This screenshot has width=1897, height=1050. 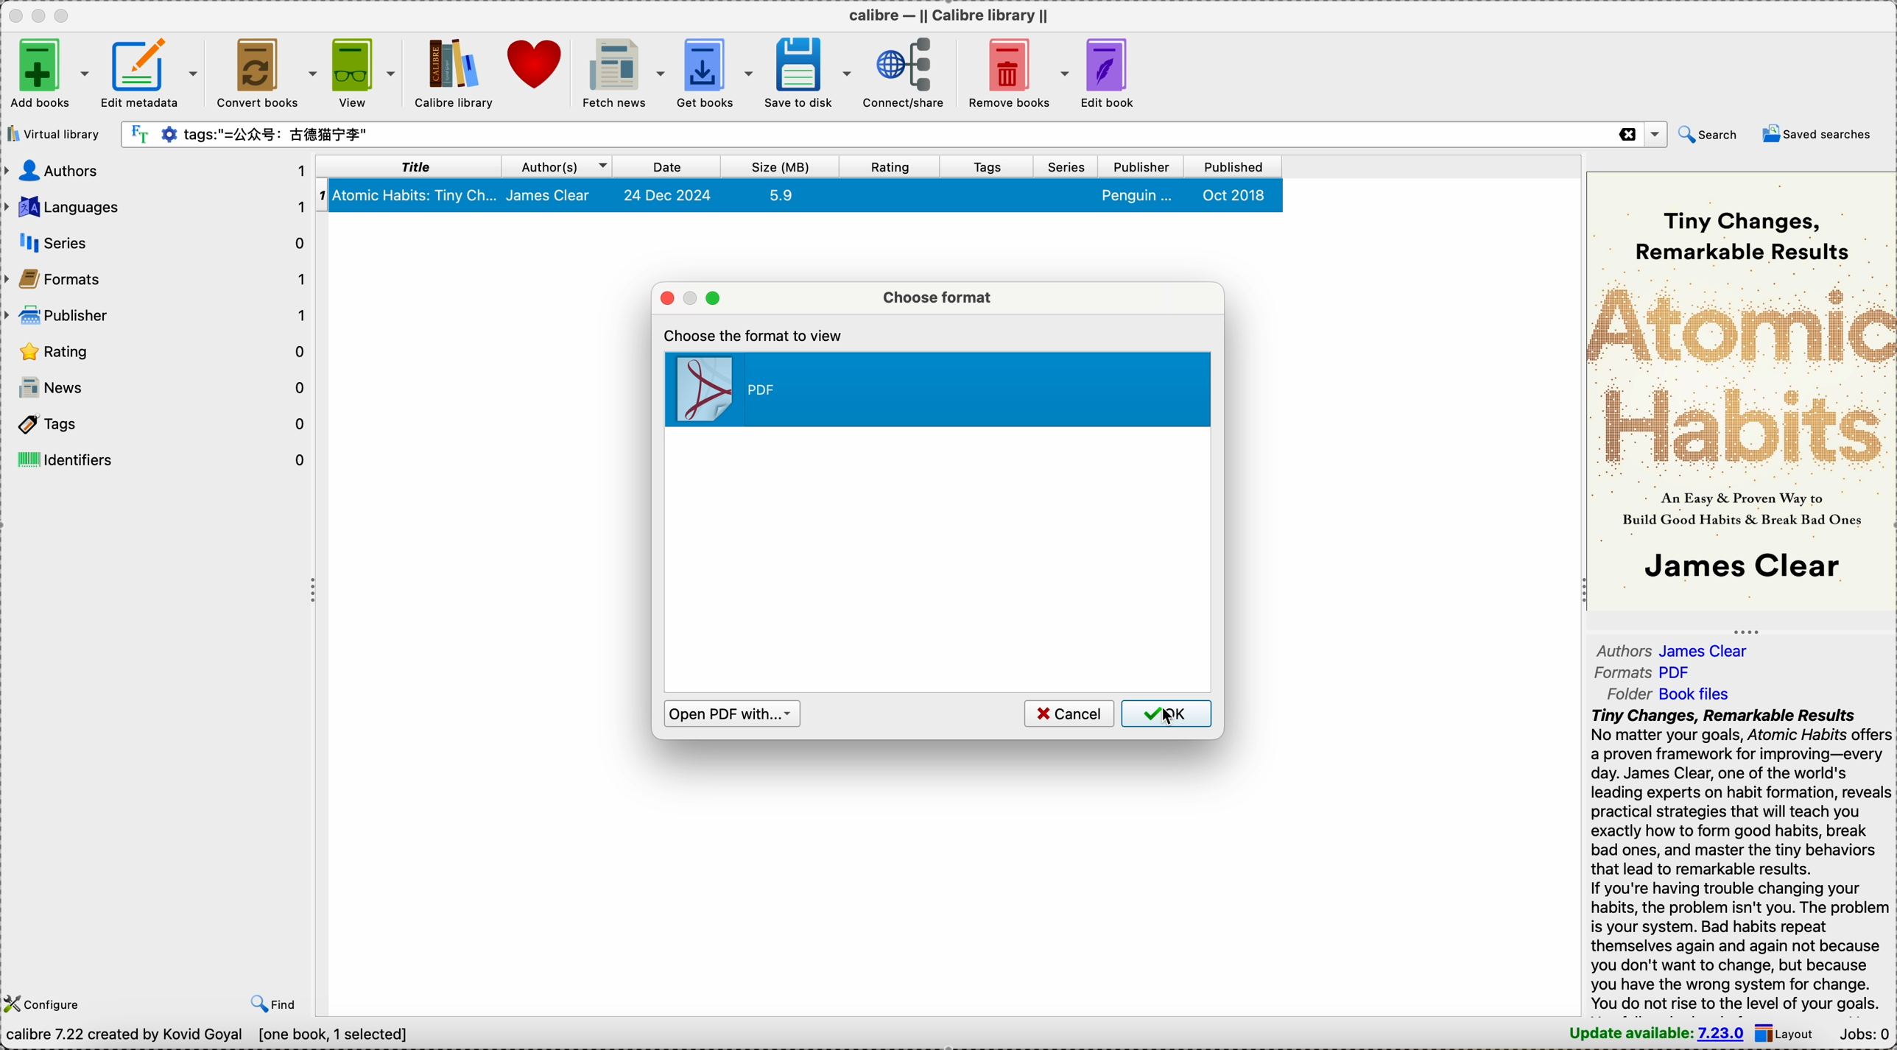 What do you see at coordinates (803, 197) in the screenshot?
I see `Atomic Habits book details selected` at bounding box center [803, 197].